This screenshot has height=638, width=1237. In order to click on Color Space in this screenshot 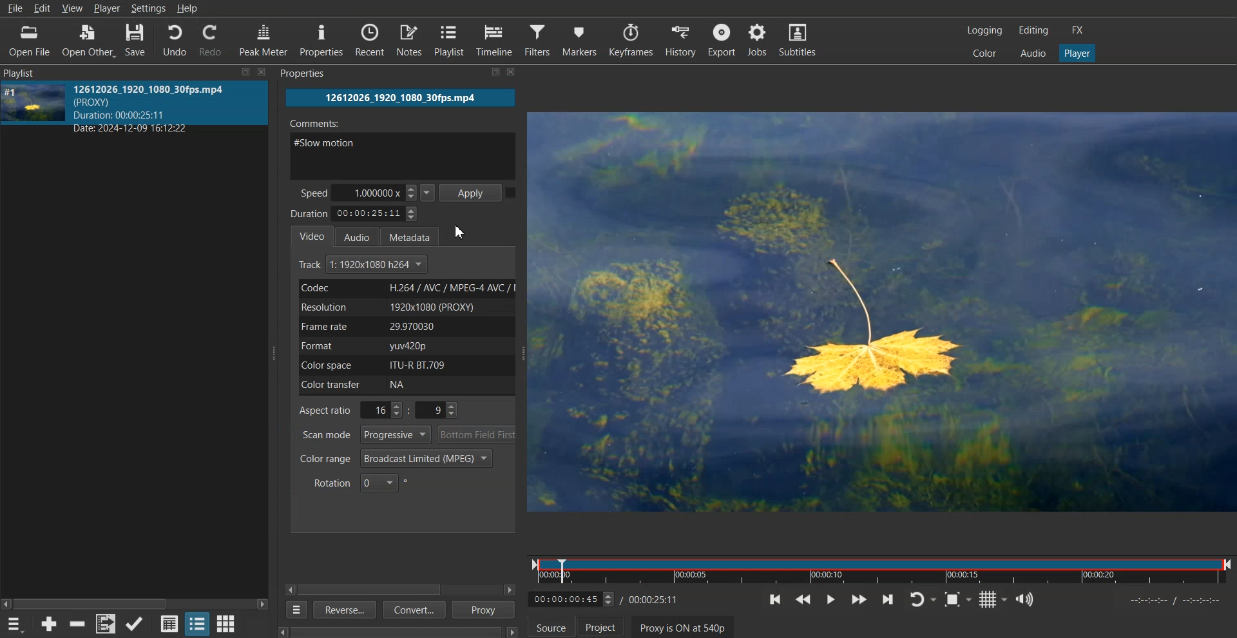, I will do `click(403, 365)`.